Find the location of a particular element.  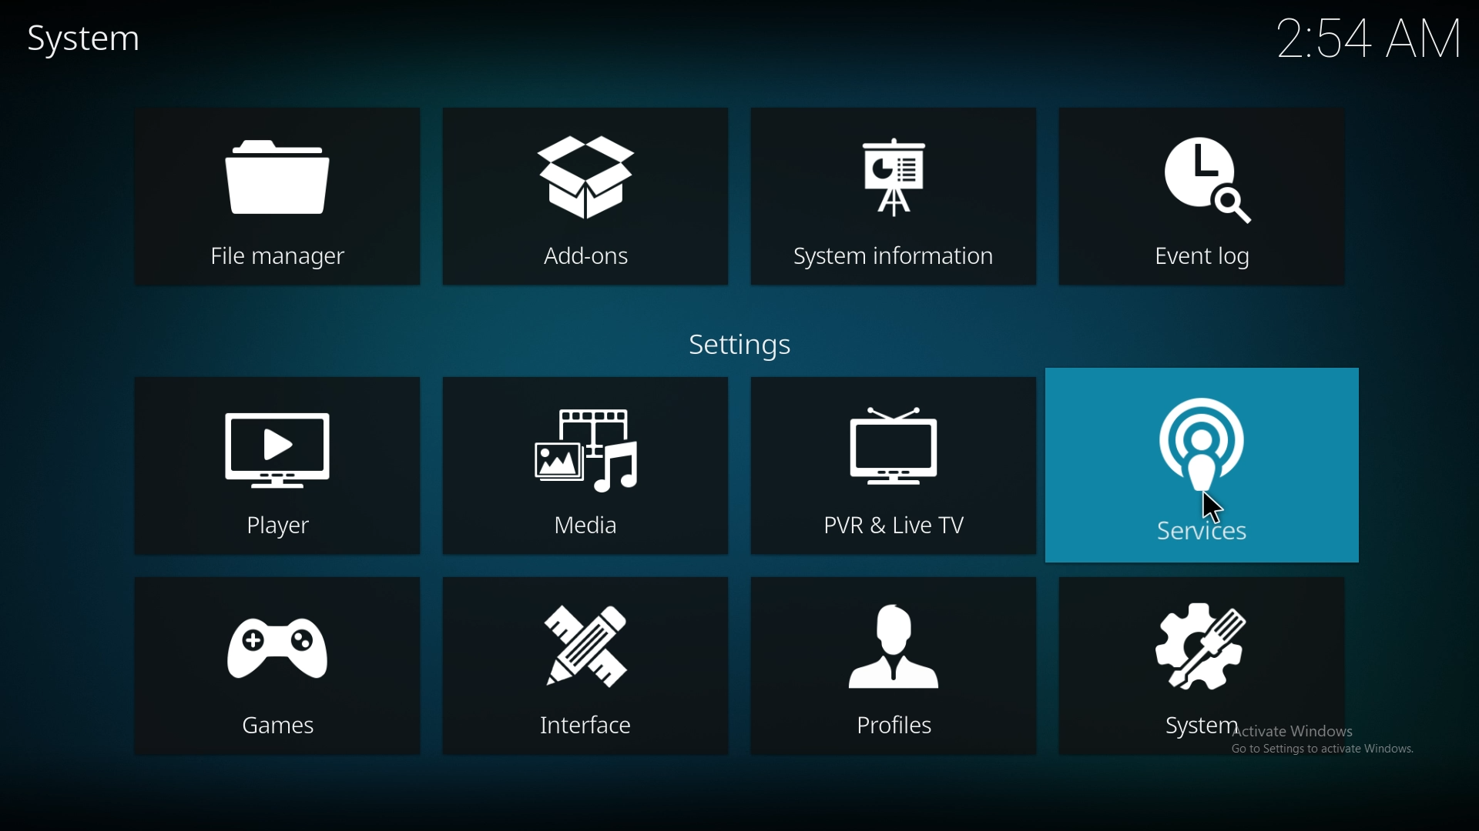

system is located at coordinates (1205, 664).